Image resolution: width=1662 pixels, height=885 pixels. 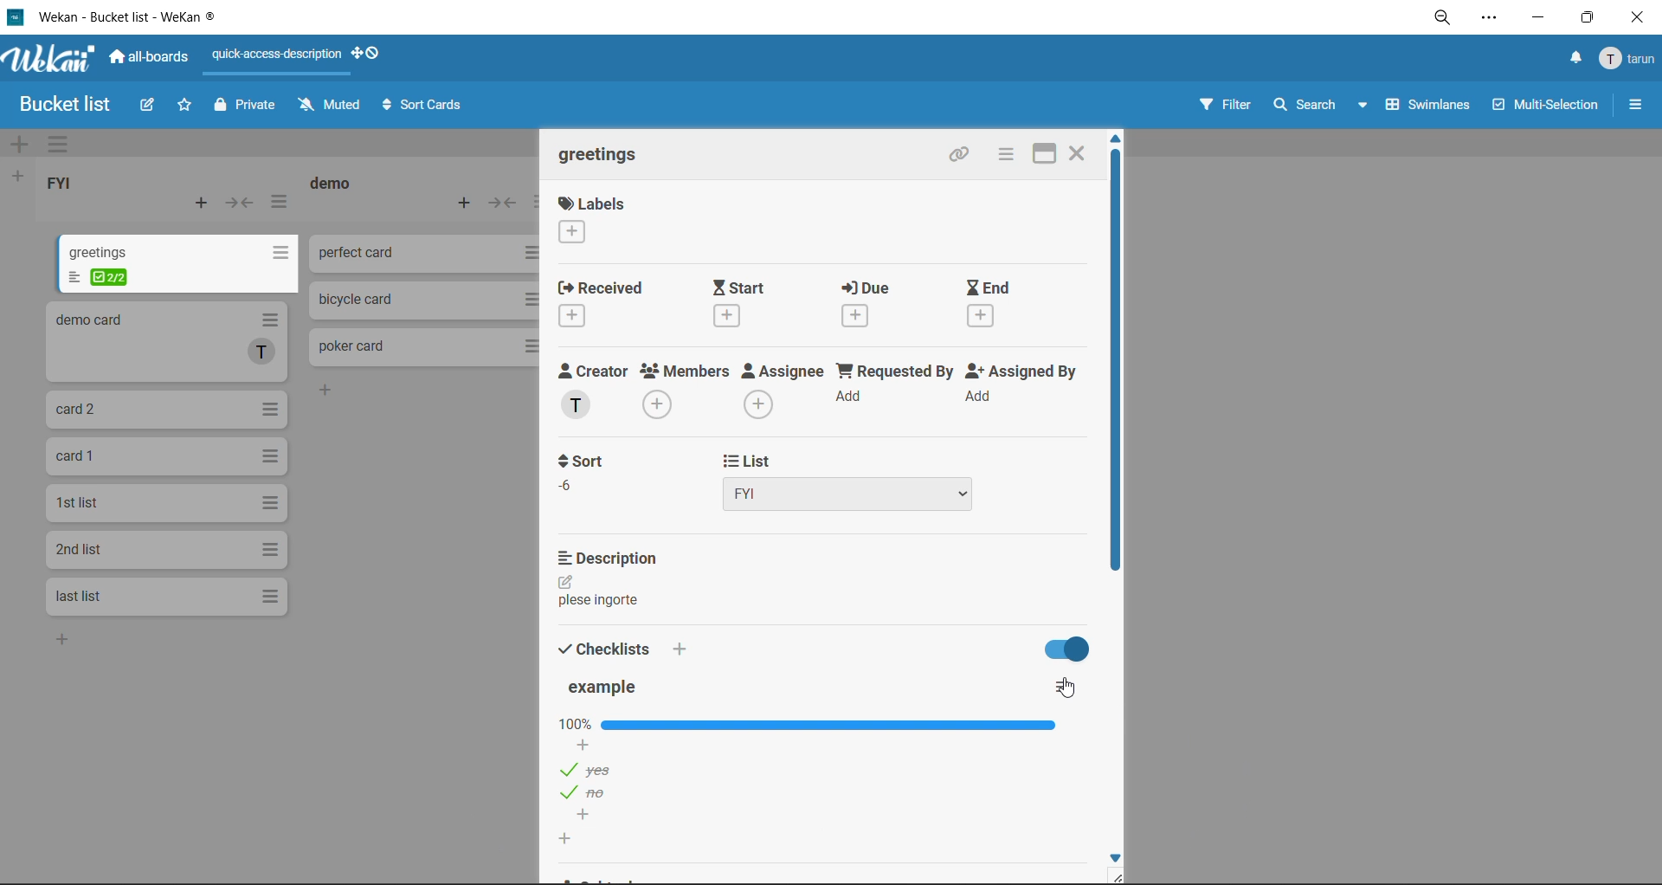 What do you see at coordinates (591, 795) in the screenshot?
I see `checklist options` at bounding box center [591, 795].